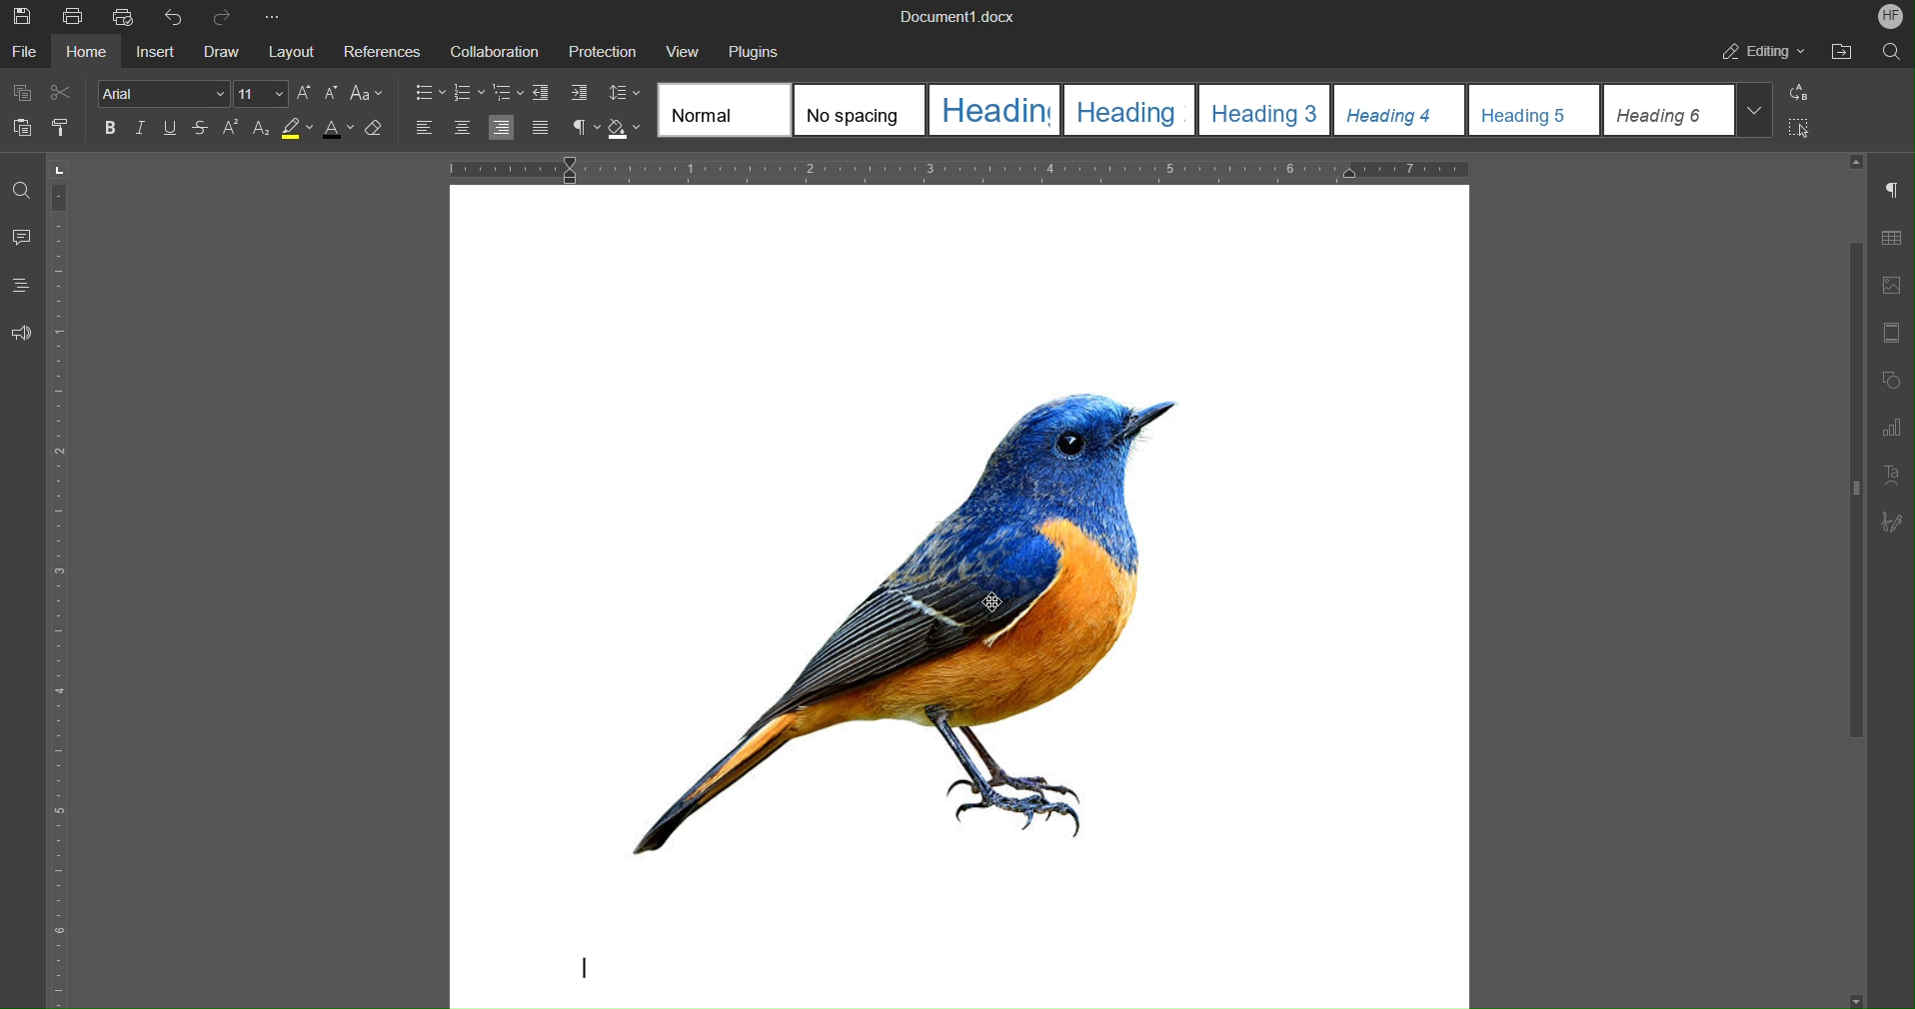 The image size is (1915, 1009). I want to click on Heading, so click(992, 109).